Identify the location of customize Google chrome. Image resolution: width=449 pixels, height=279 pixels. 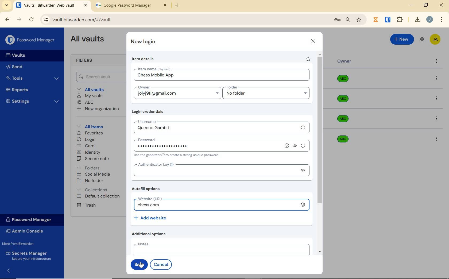
(442, 20).